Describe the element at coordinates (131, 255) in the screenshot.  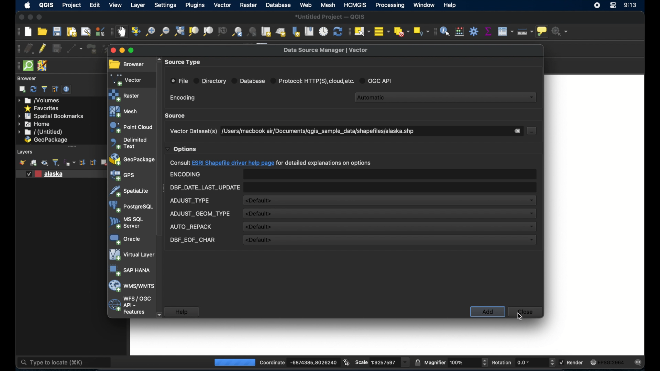
I see `virtual layer` at that location.